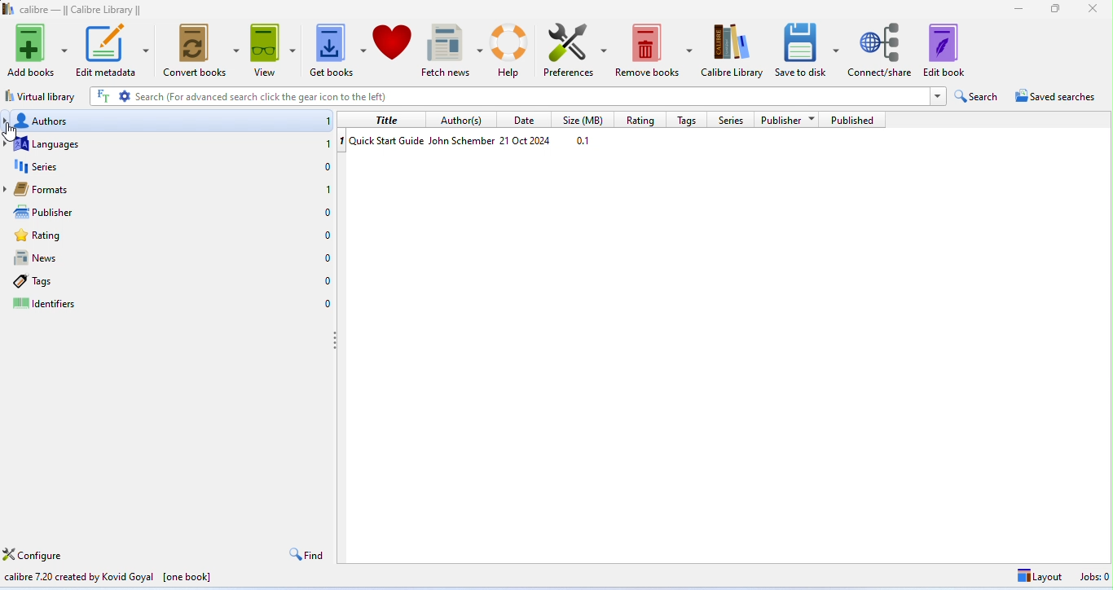  Describe the element at coordinates (582, 121) in the screenshot. I see `size` at that location.